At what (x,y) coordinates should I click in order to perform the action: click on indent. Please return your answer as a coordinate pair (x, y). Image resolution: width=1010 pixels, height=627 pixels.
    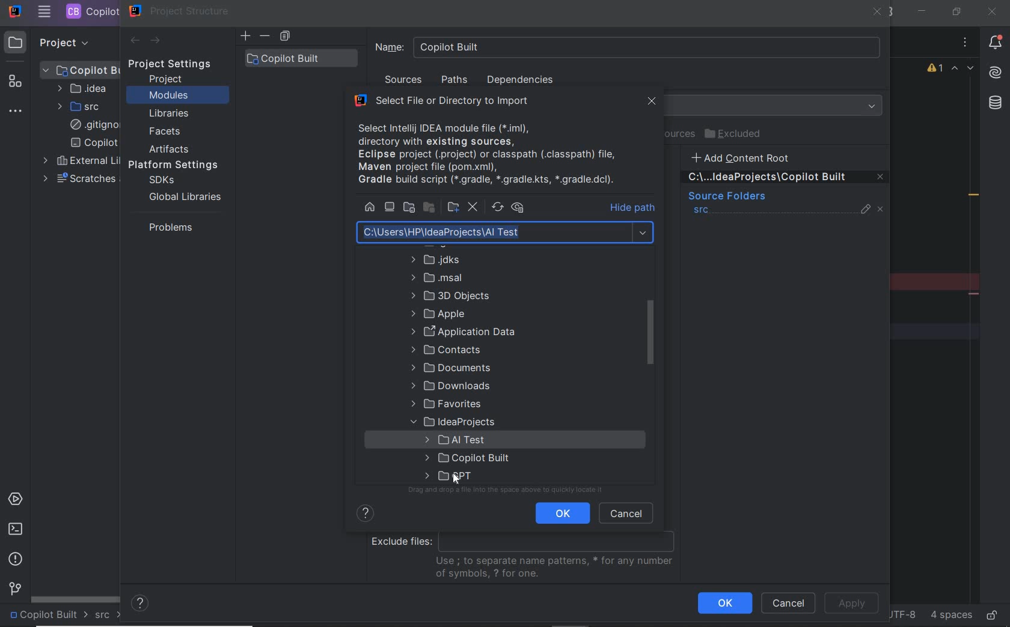
    Looking at the image, I should click on (950, 616).